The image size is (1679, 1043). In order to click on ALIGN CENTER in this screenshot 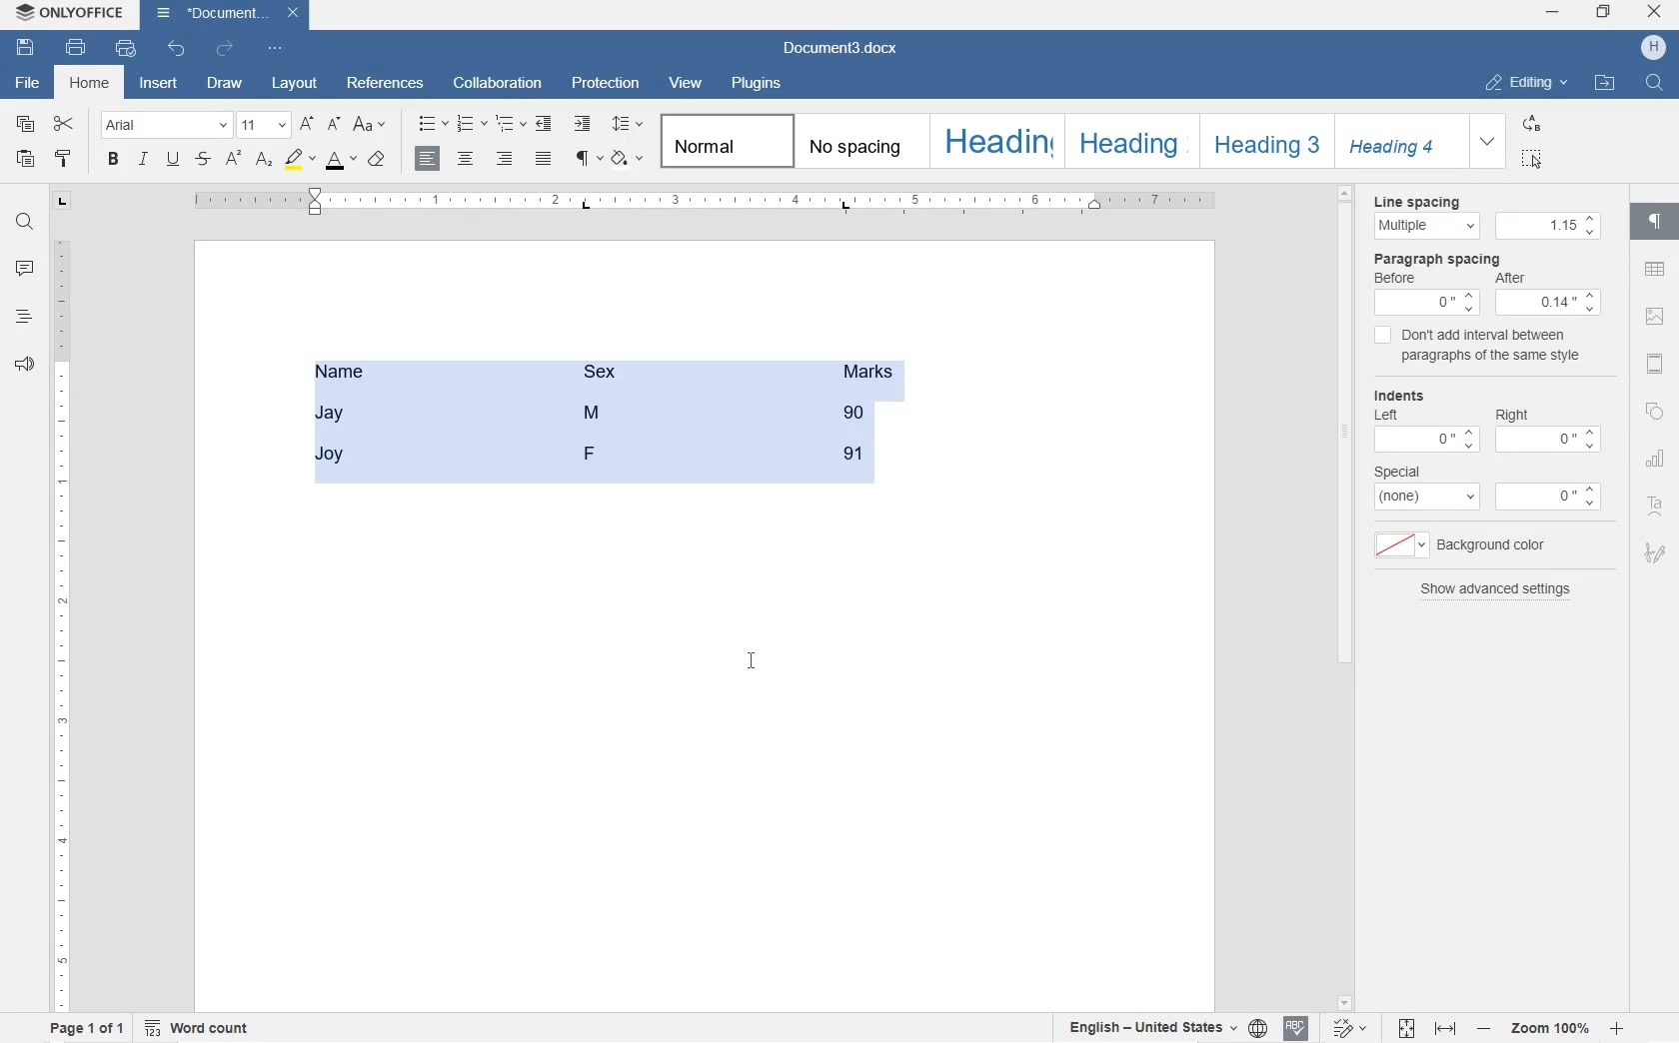, I will do `click(466, 159)`.